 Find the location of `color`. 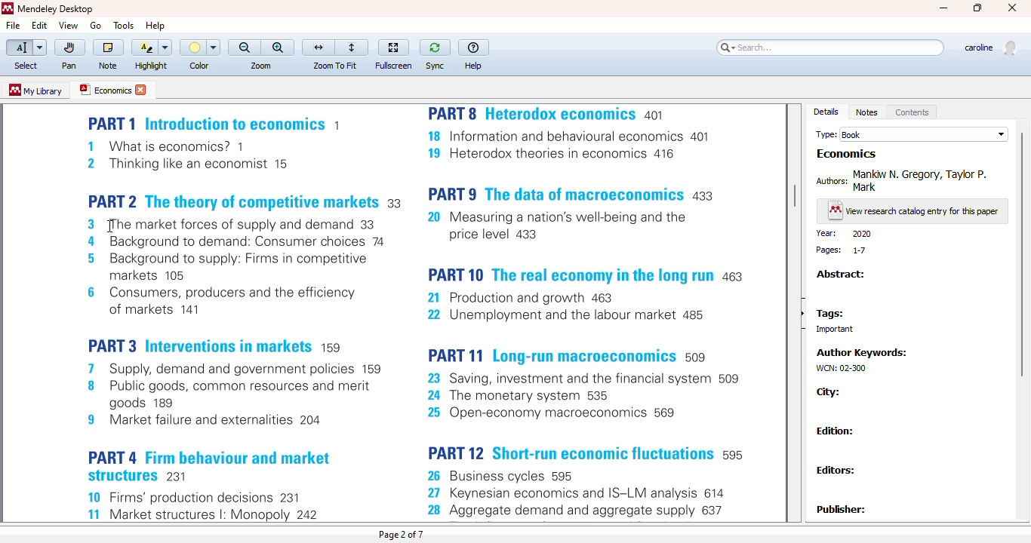

color is located at coordinates (199, 66).